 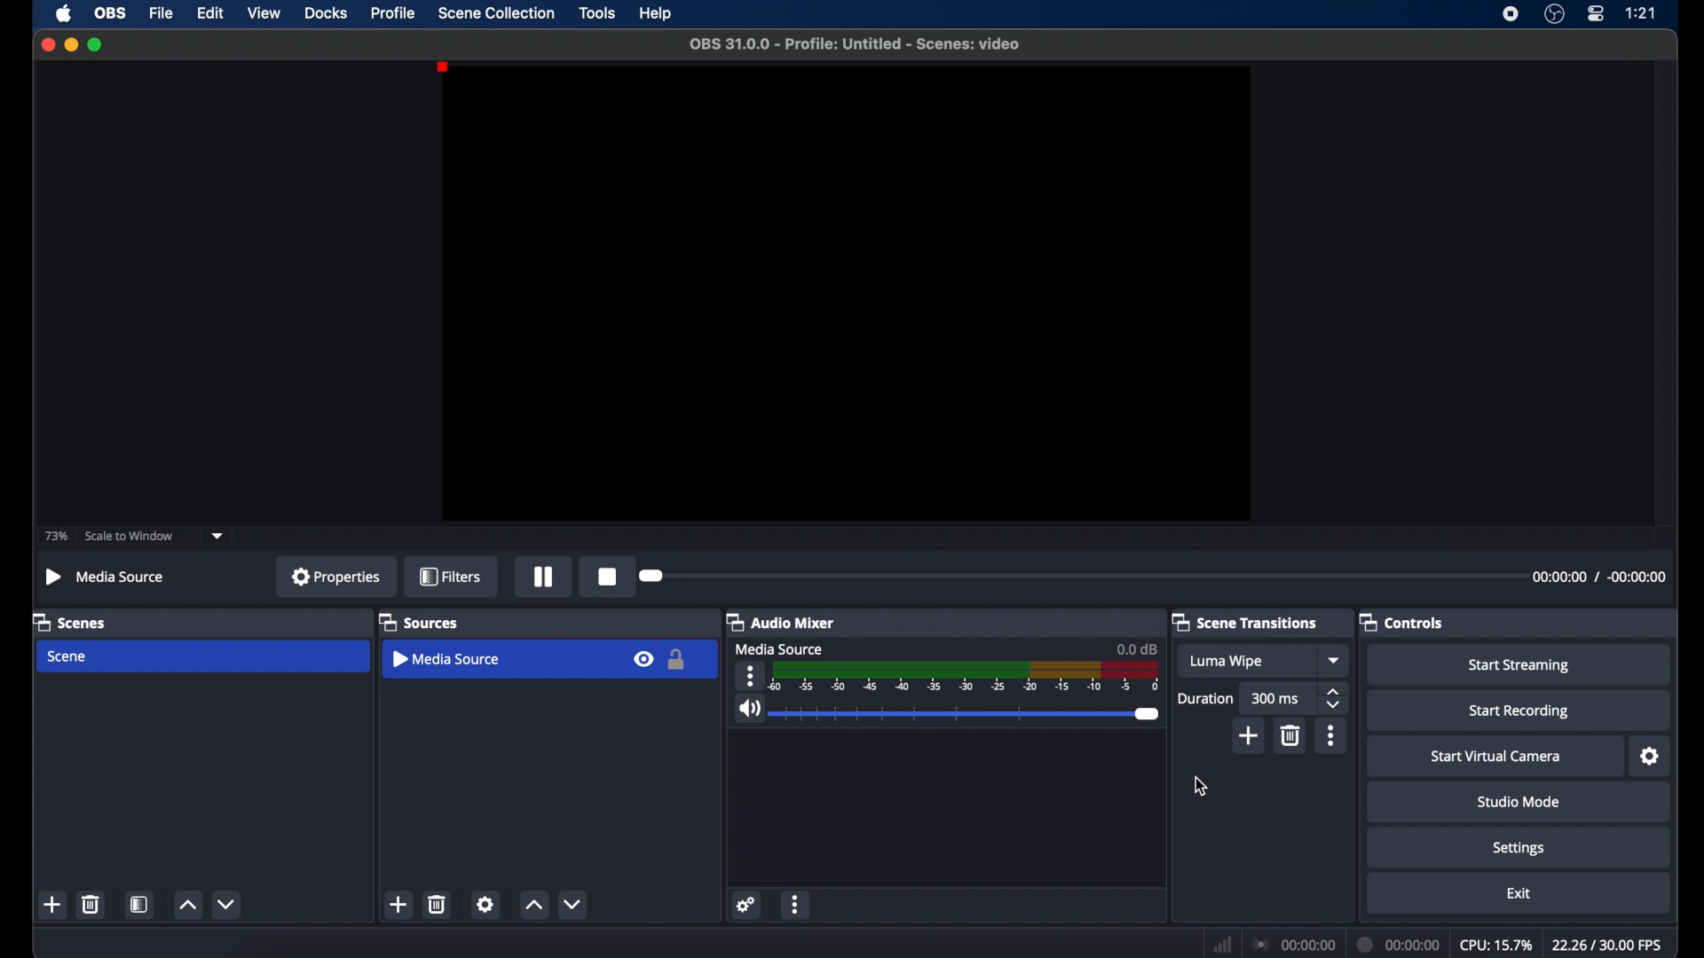 What do you see at coordinates (139, 907) in the screenshot?
I see `scene filters` at bounding box center [139, 907].